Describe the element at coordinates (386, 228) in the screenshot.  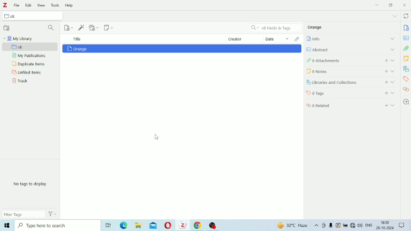
I see `26-10-2024` at that location.